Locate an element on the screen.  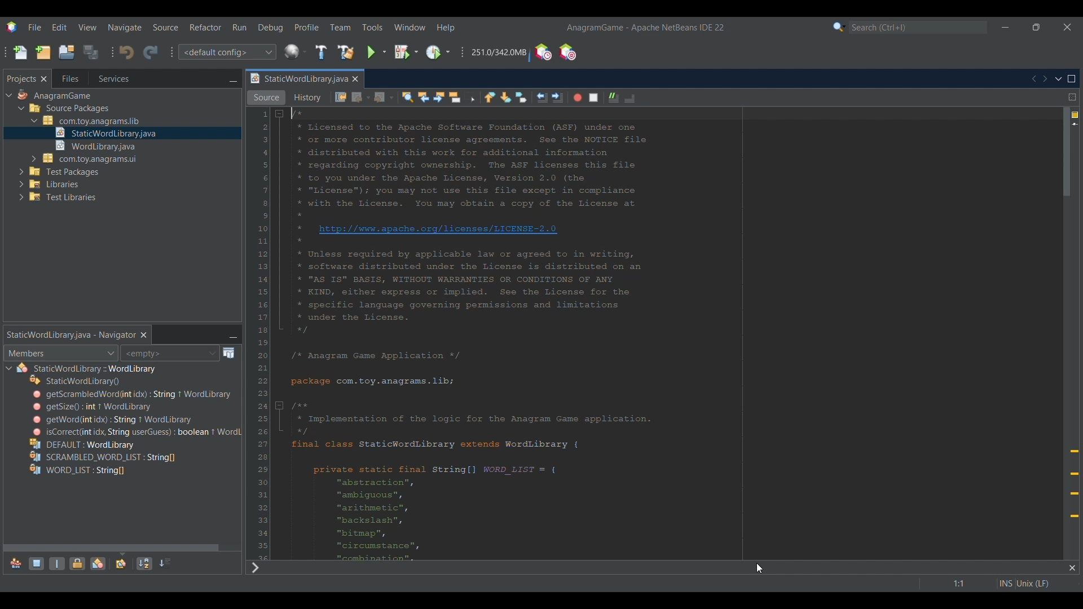
New project is located at coordinates (43, 52).